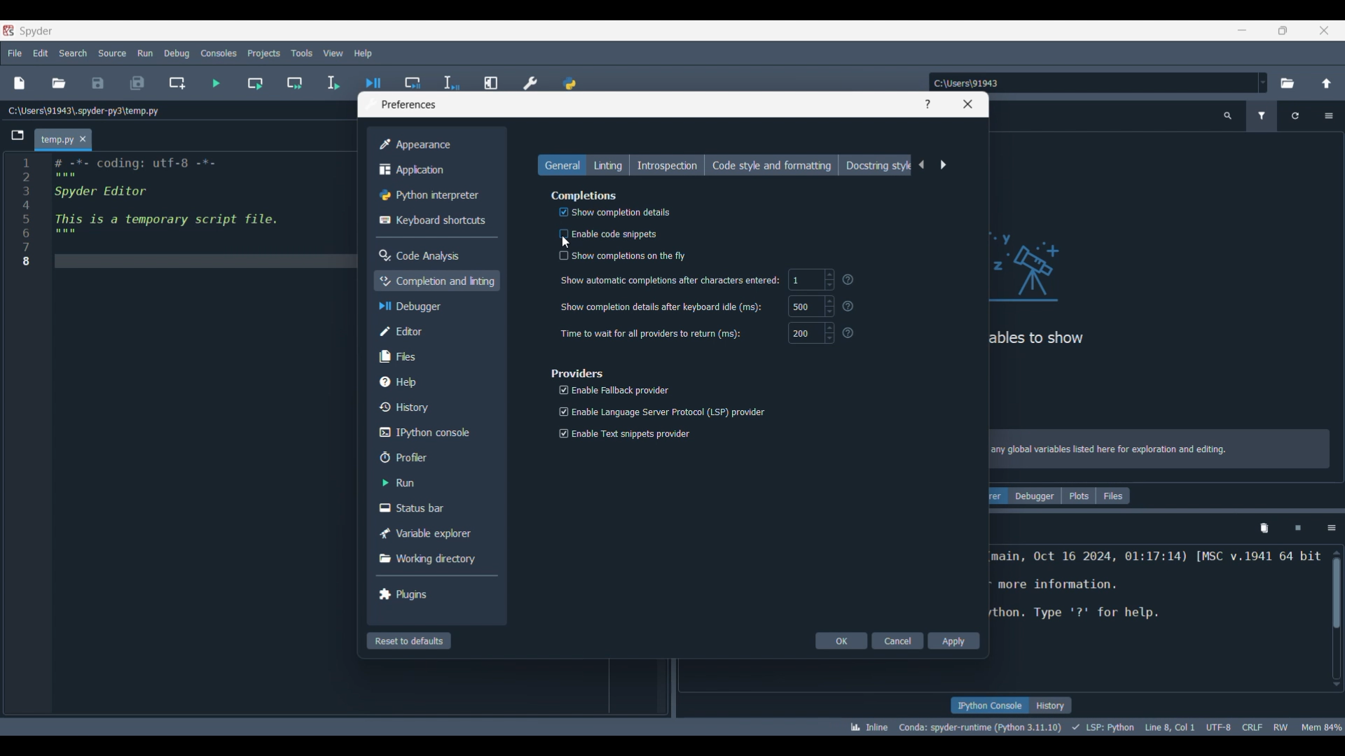 This screenshot has height=756, width=1345. I want to click on Show in smaller tab, so click(1283, 31).